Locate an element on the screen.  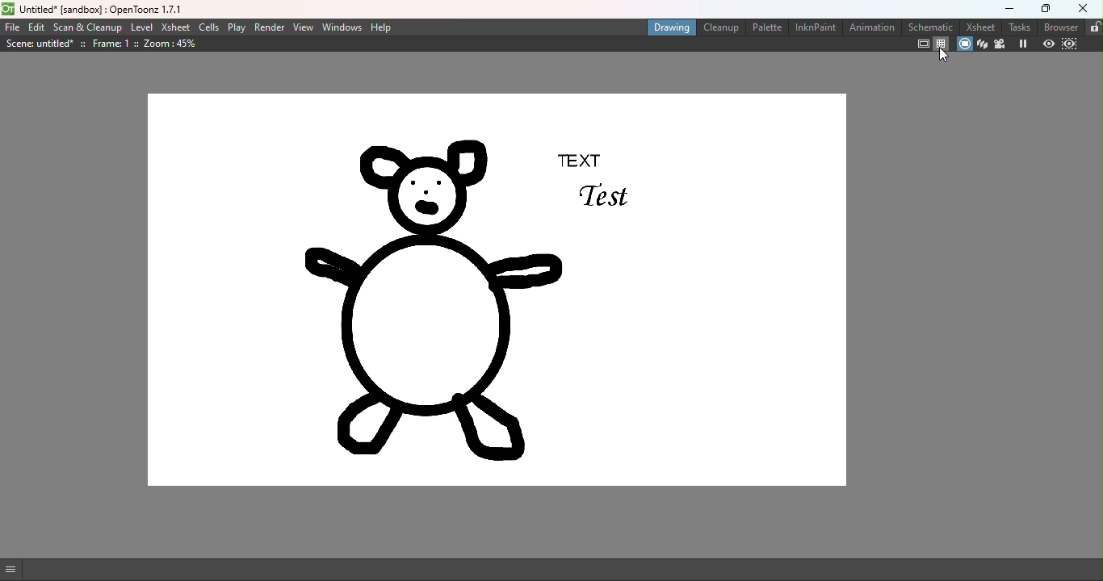
Browser is located at coordinates (1059, 26).